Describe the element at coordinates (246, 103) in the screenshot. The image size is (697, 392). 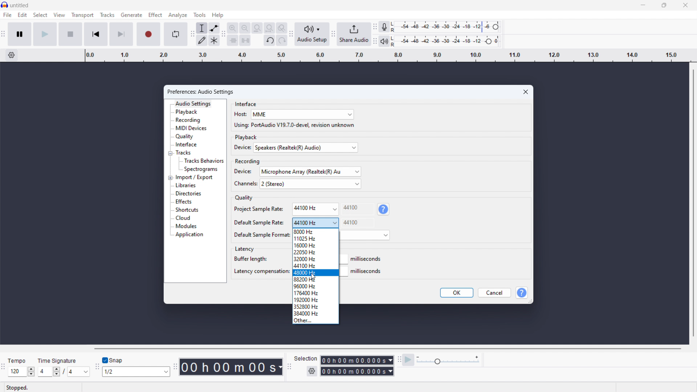
I see `interface` at that location.